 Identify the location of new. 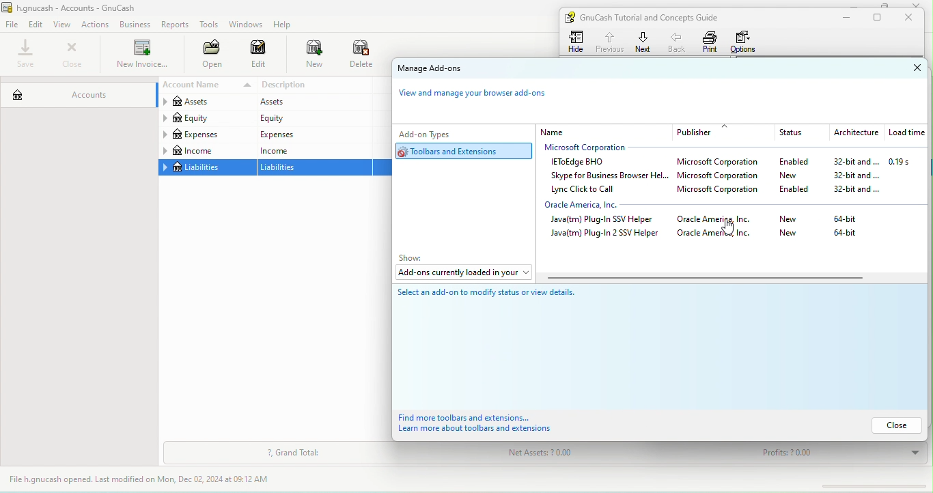
(790, 234).